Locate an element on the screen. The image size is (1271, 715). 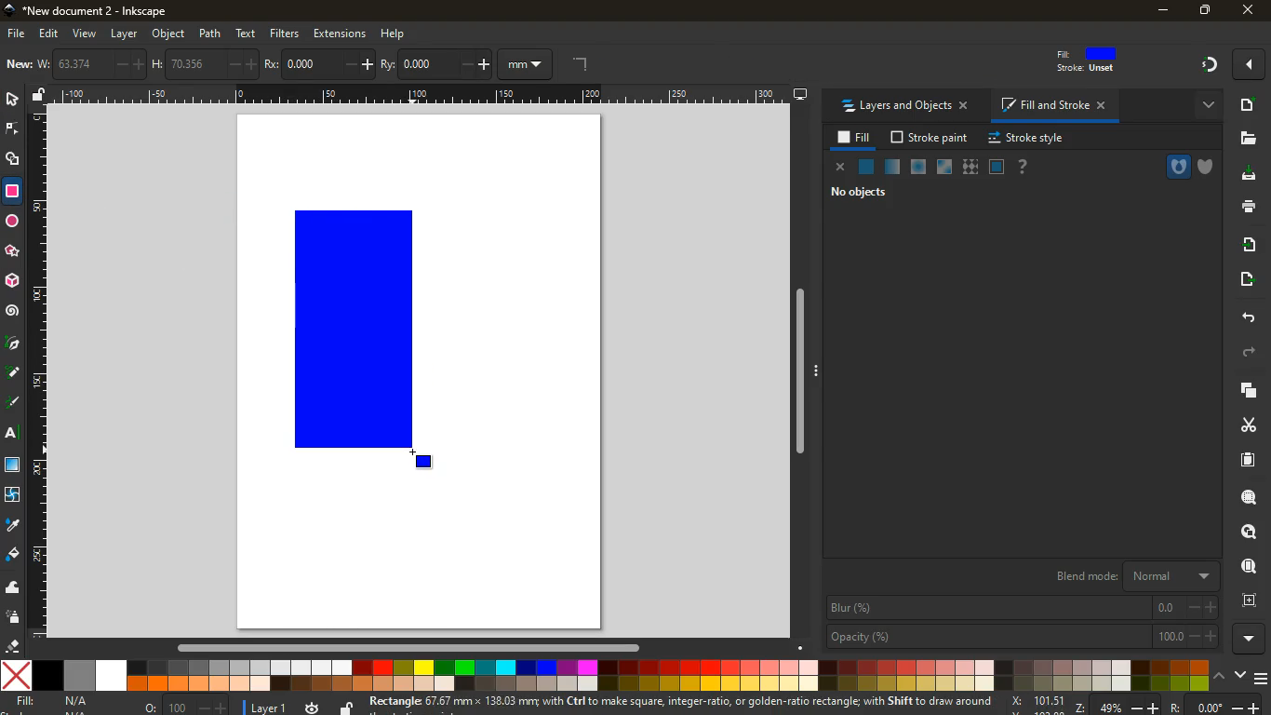
text is located at coordinates (14, 433).